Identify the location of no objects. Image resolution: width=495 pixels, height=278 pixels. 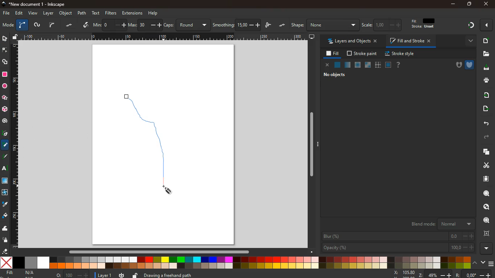
(334, 75).